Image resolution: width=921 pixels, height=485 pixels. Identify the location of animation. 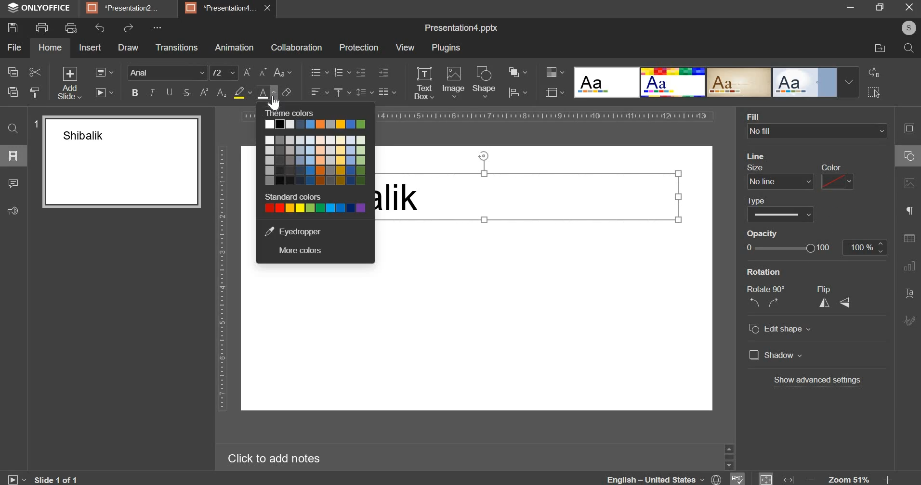
(235, 48).